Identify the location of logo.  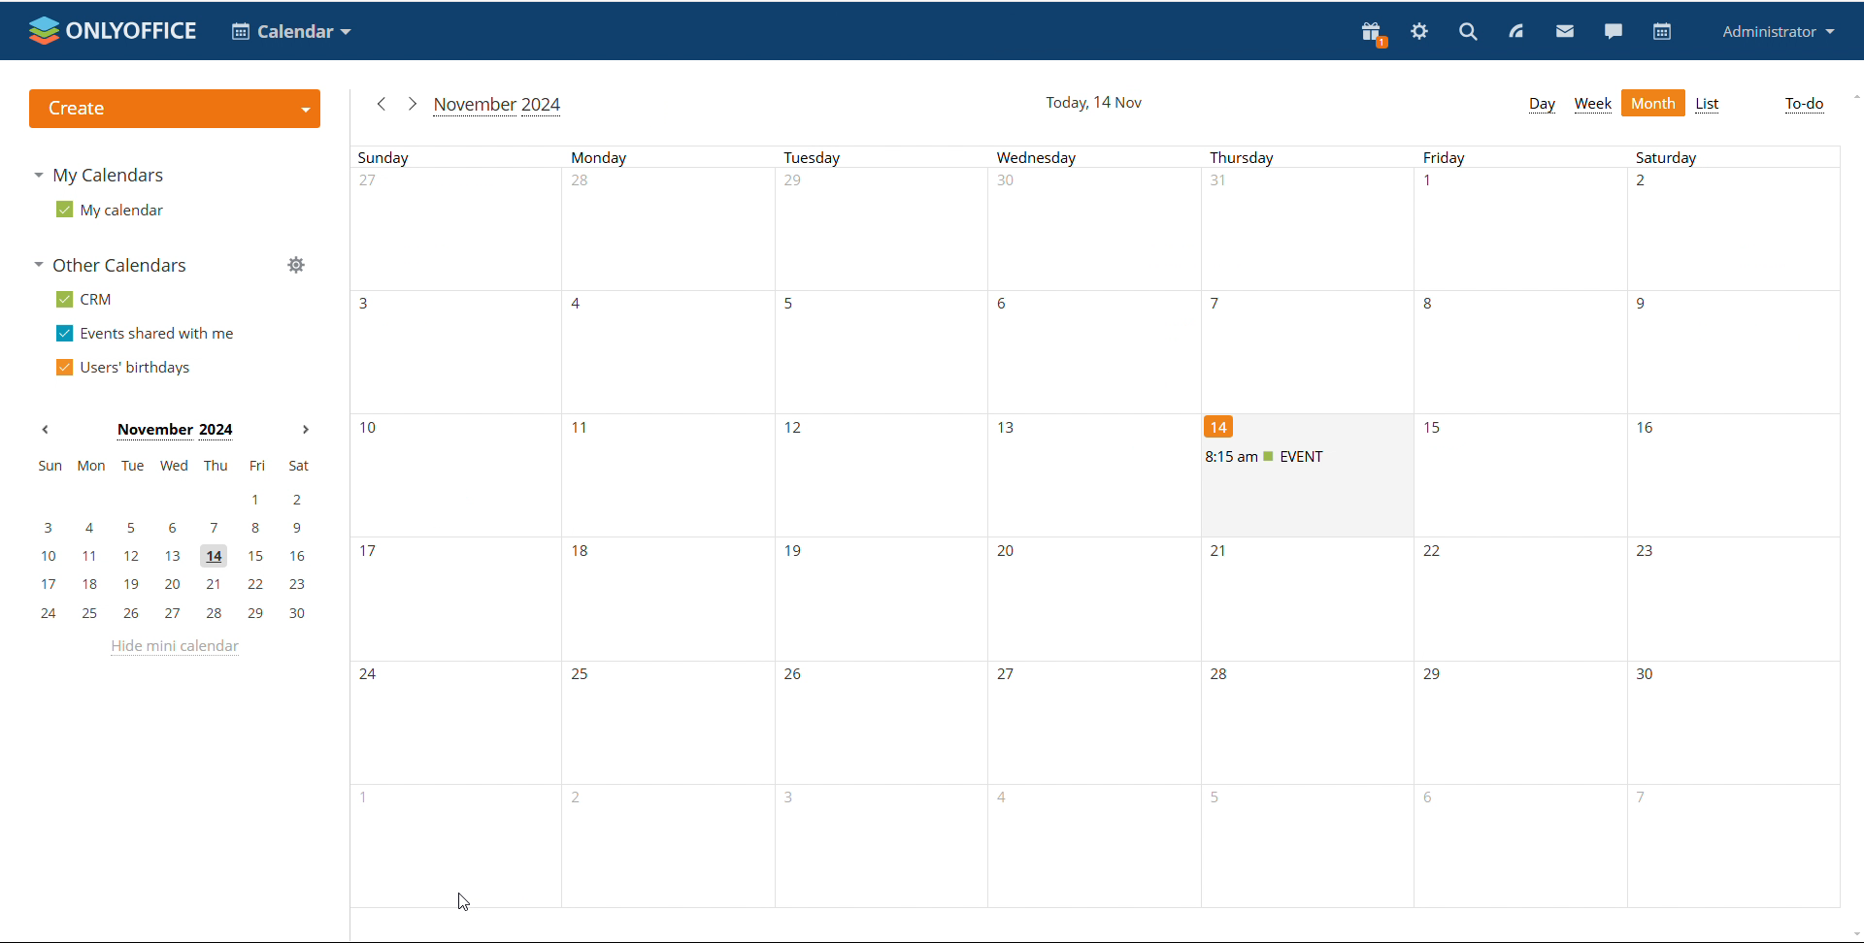
(114, 30).